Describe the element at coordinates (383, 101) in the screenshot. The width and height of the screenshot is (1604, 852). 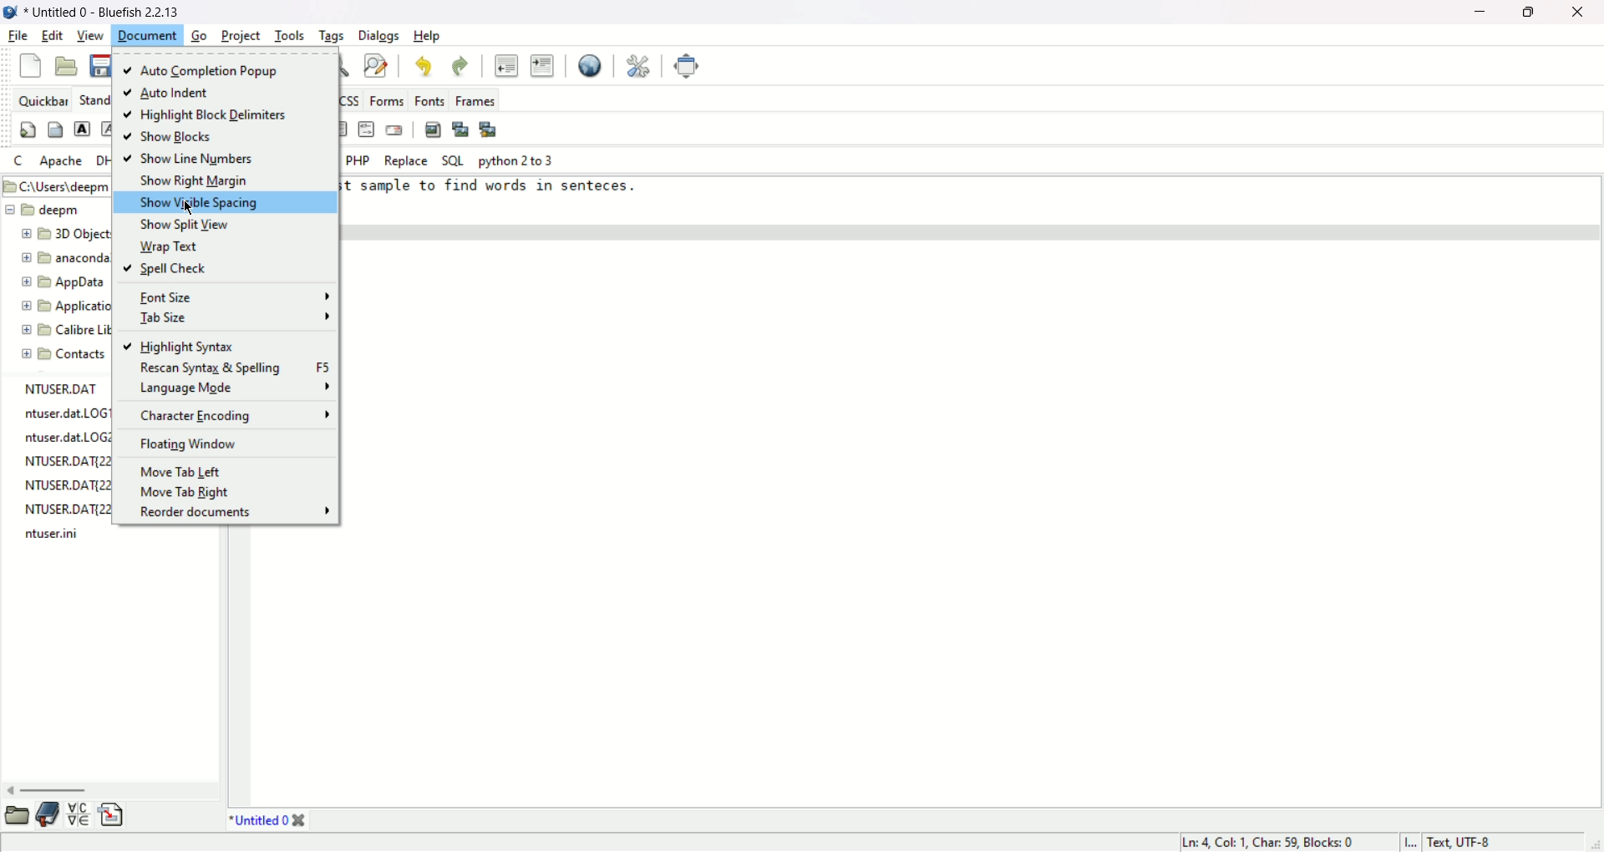
I see `forms` at that location.